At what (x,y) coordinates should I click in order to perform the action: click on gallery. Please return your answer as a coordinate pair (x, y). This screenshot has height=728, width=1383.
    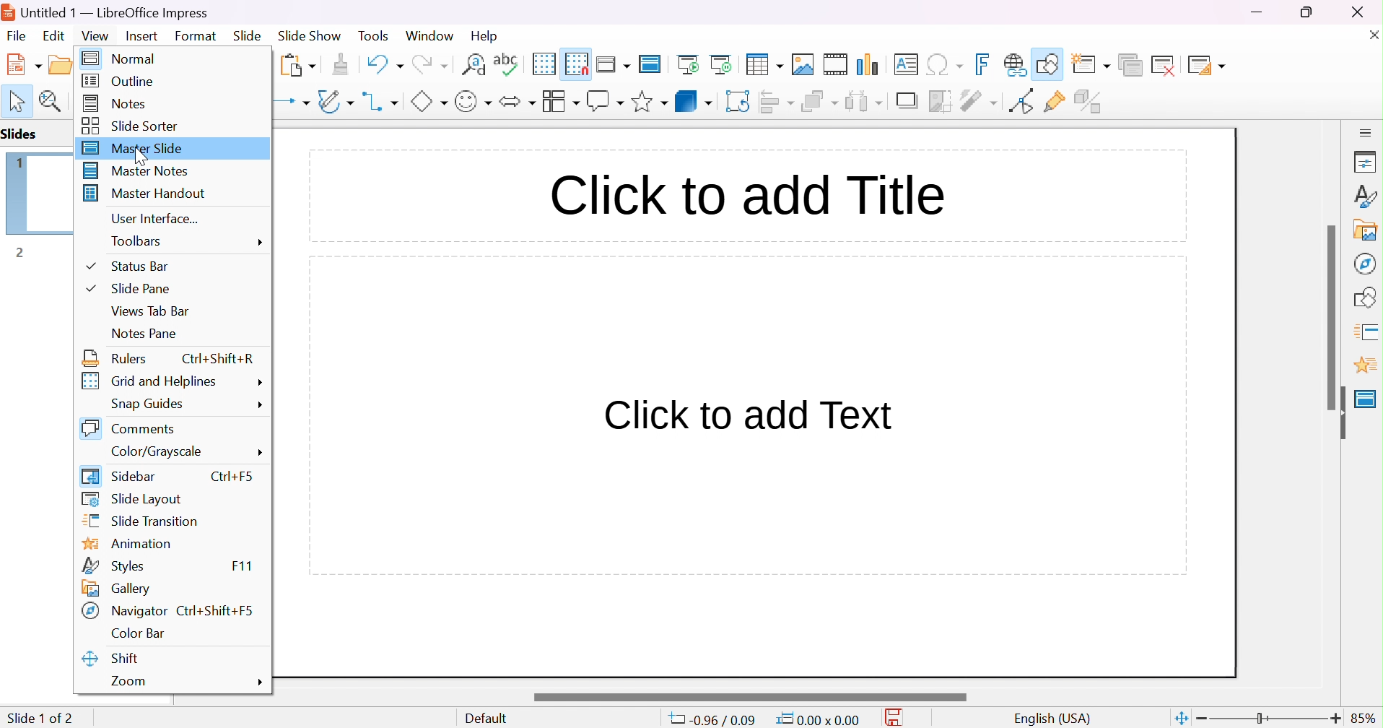
    Looking at the image, I should click on (1369, 230).